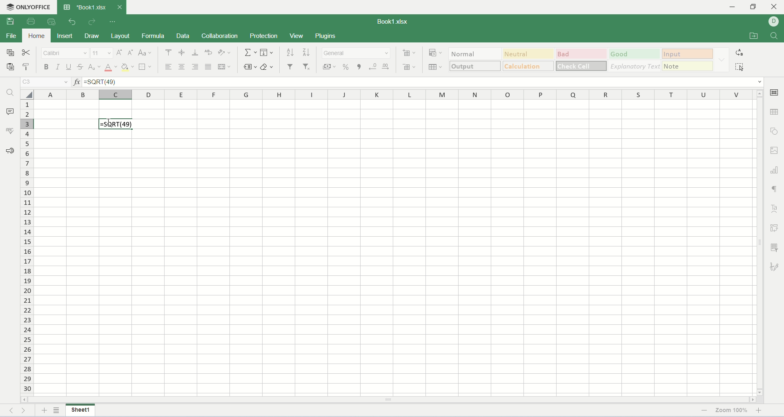 This screenshot has width=784, height=417. What do you see at coordinates (9, 67) in the screenshot?
I see `paste` at bounding box center [9, 67].